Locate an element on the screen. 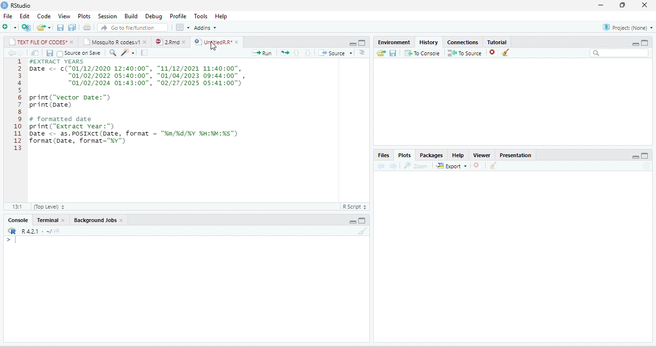 The height and width of the screenshot is (347, 656). 2.Rmd is located at coordinates (166, 42).